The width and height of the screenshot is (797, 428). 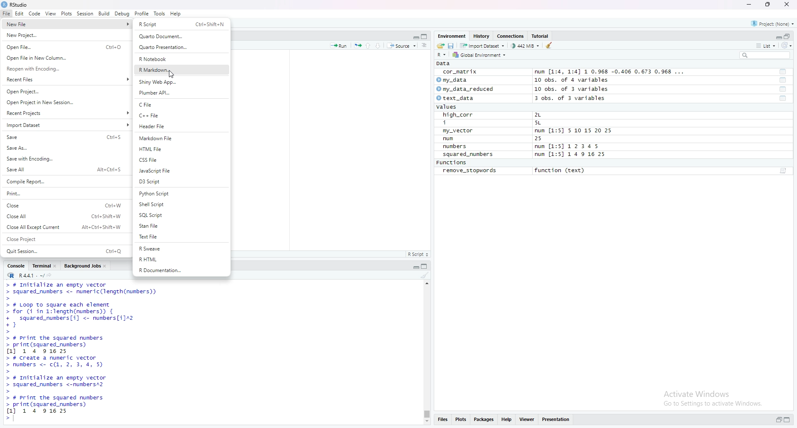 I want to click on 2L, so click(x=549, y=115).